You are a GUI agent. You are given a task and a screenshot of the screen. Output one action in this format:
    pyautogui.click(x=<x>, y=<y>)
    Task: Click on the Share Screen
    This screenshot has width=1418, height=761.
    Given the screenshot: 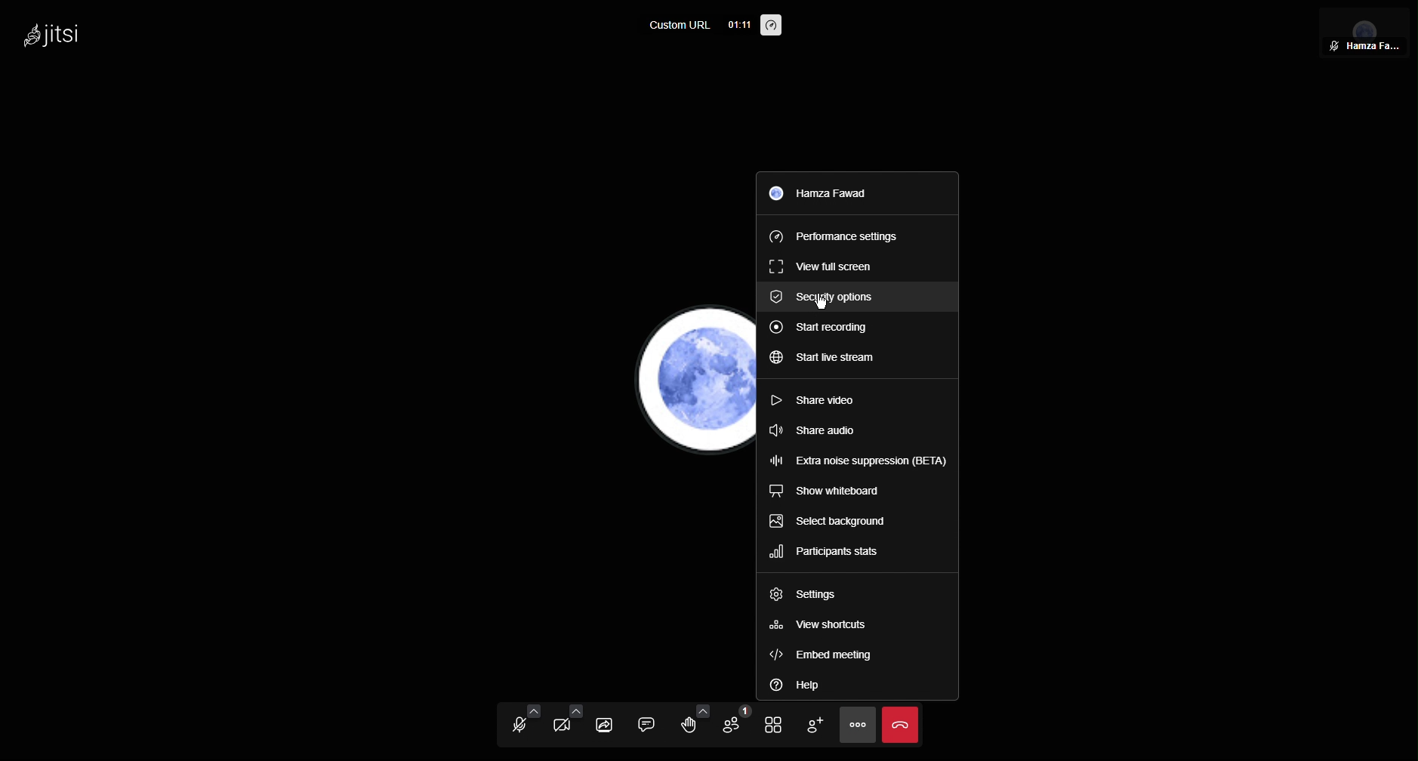 What is the action you would take?
    pyautogui.click(x=614, y=723)
    